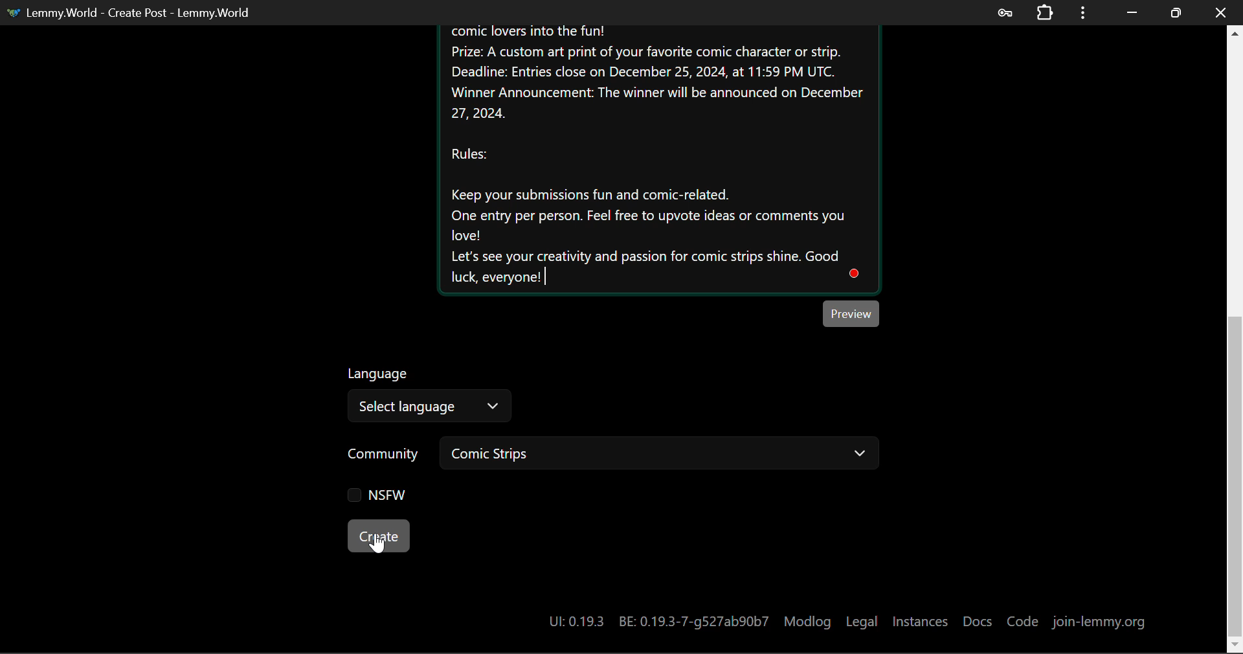 The width and height of the screenshot is (1243, 654). Describe the element at coordinates (380, 372) in the screenshot. I see `Language` at that location.